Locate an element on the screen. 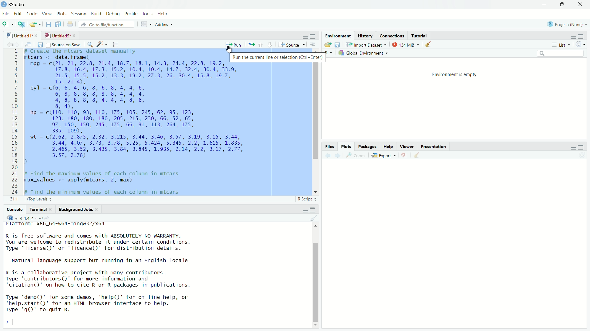  scroll bar is located at coordinates (313, 120).